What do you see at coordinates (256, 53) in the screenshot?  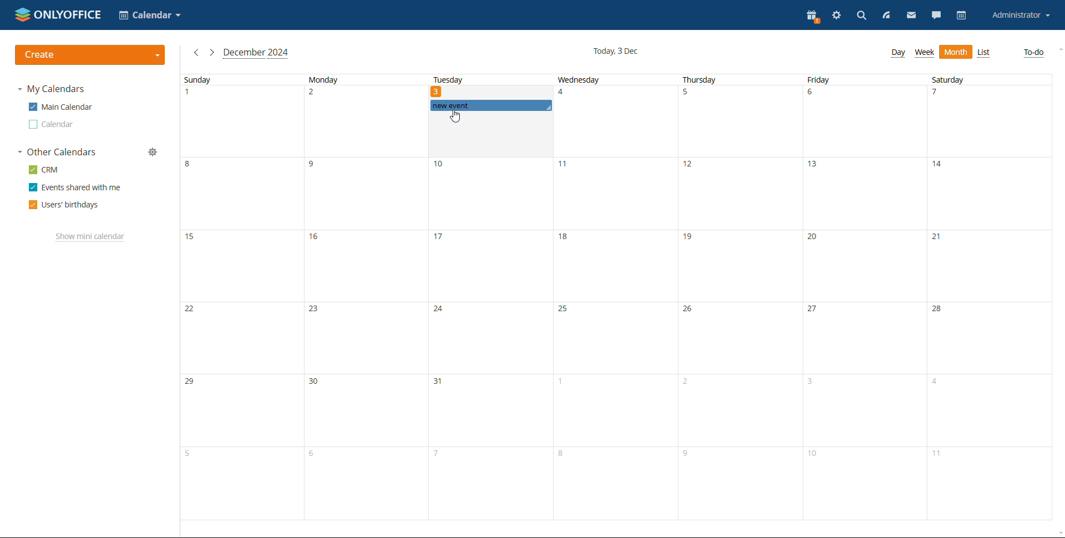 I see `this month` at bounding box center [256, 53].